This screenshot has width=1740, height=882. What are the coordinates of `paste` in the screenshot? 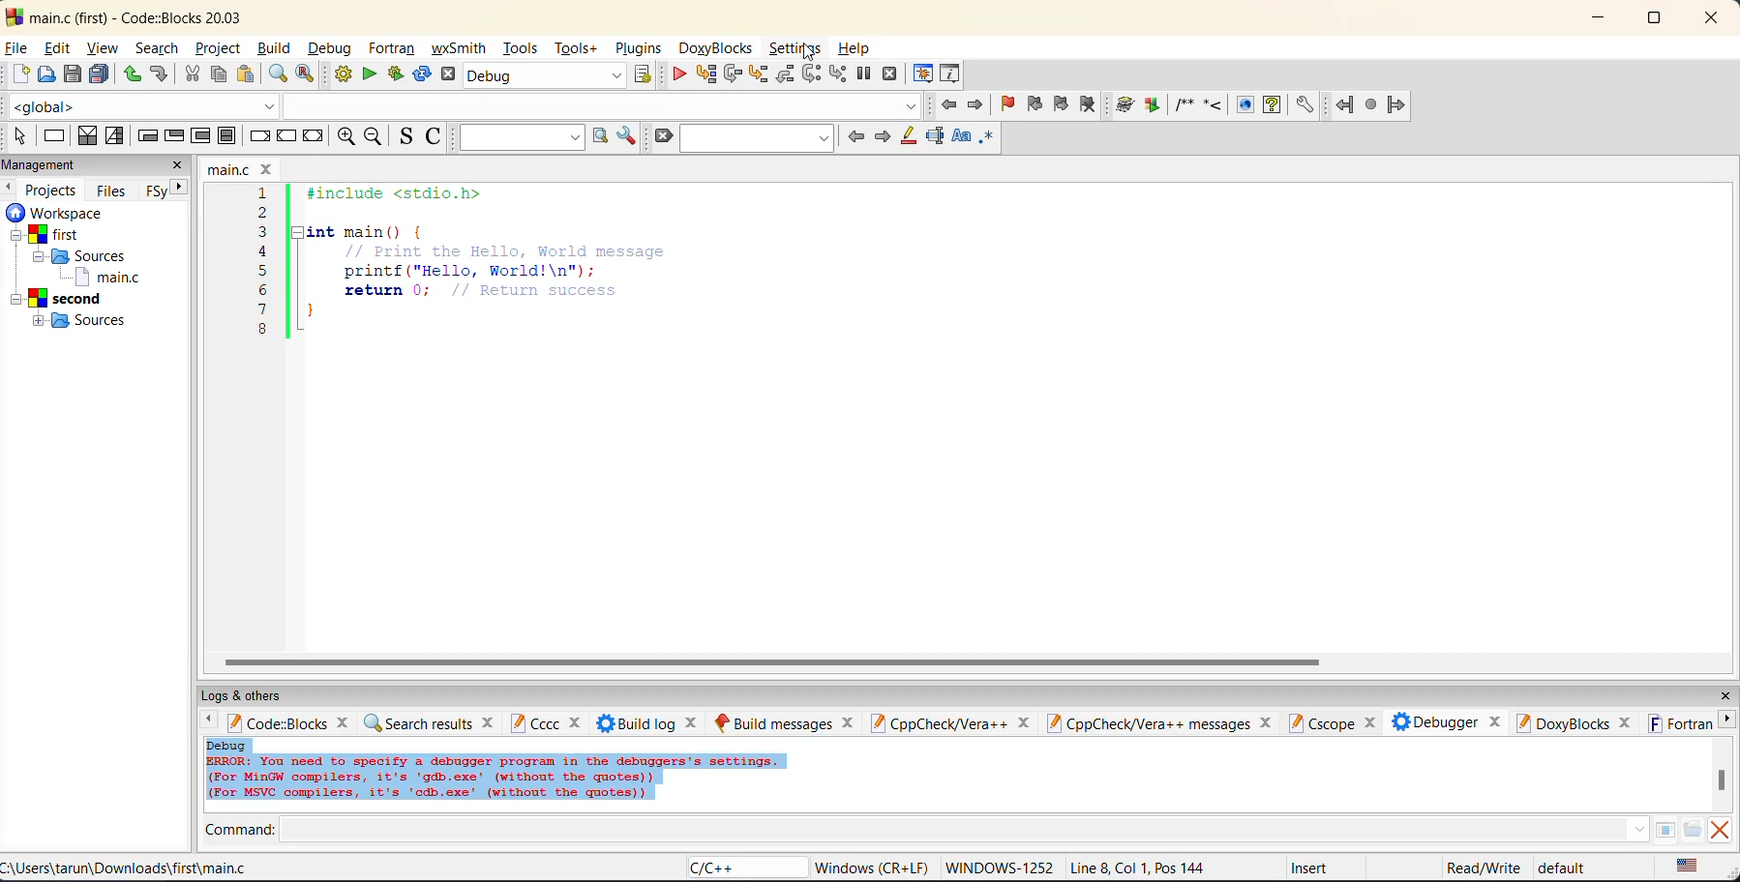 It's located at (248, 75).